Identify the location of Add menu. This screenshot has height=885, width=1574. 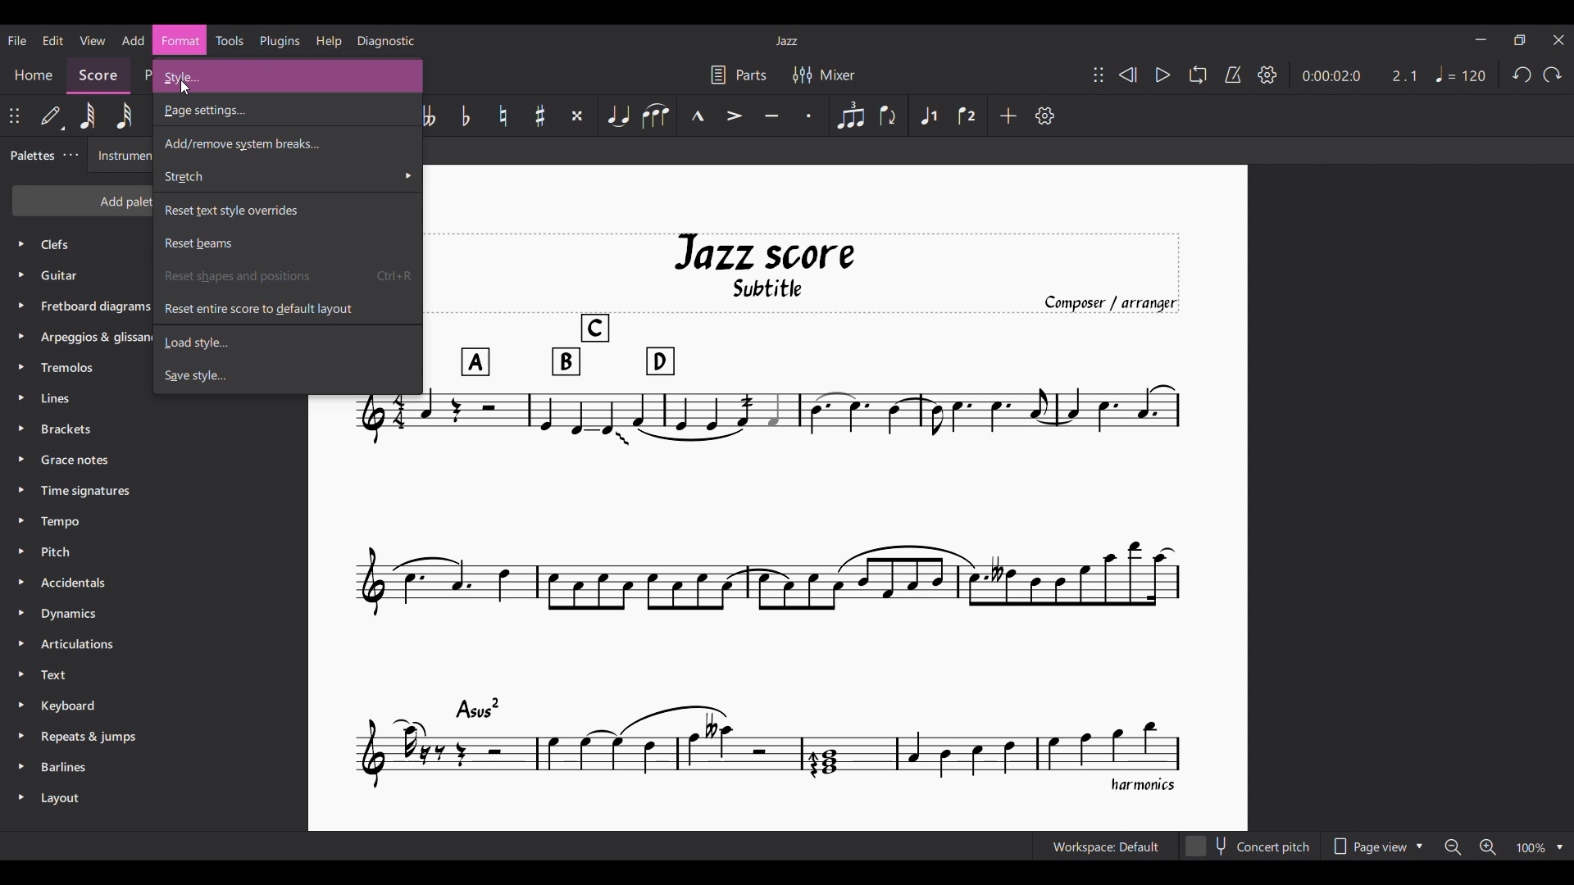
(133, 41).